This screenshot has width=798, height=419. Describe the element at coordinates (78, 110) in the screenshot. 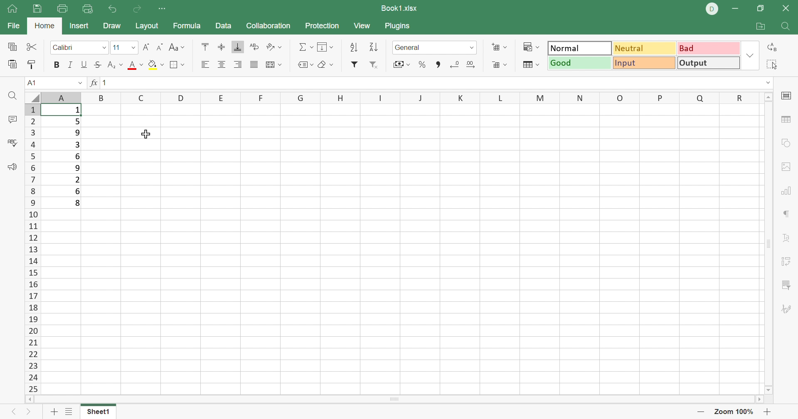

I see `1` at that location.